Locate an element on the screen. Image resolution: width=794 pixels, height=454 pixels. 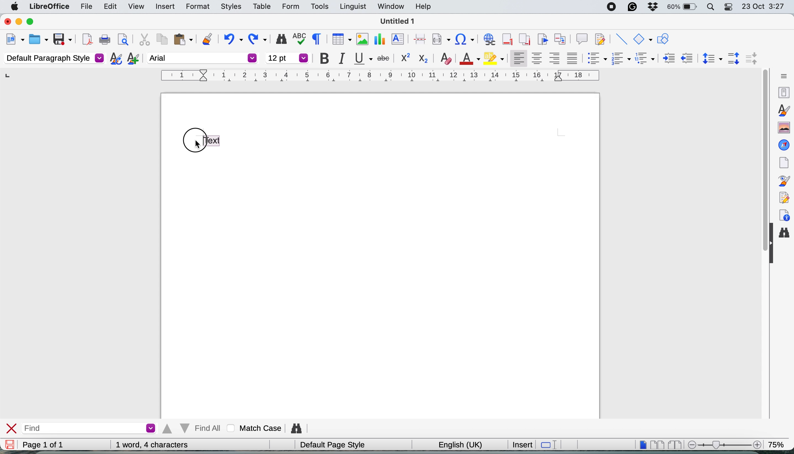
text color is located at coordinates (470, 58).